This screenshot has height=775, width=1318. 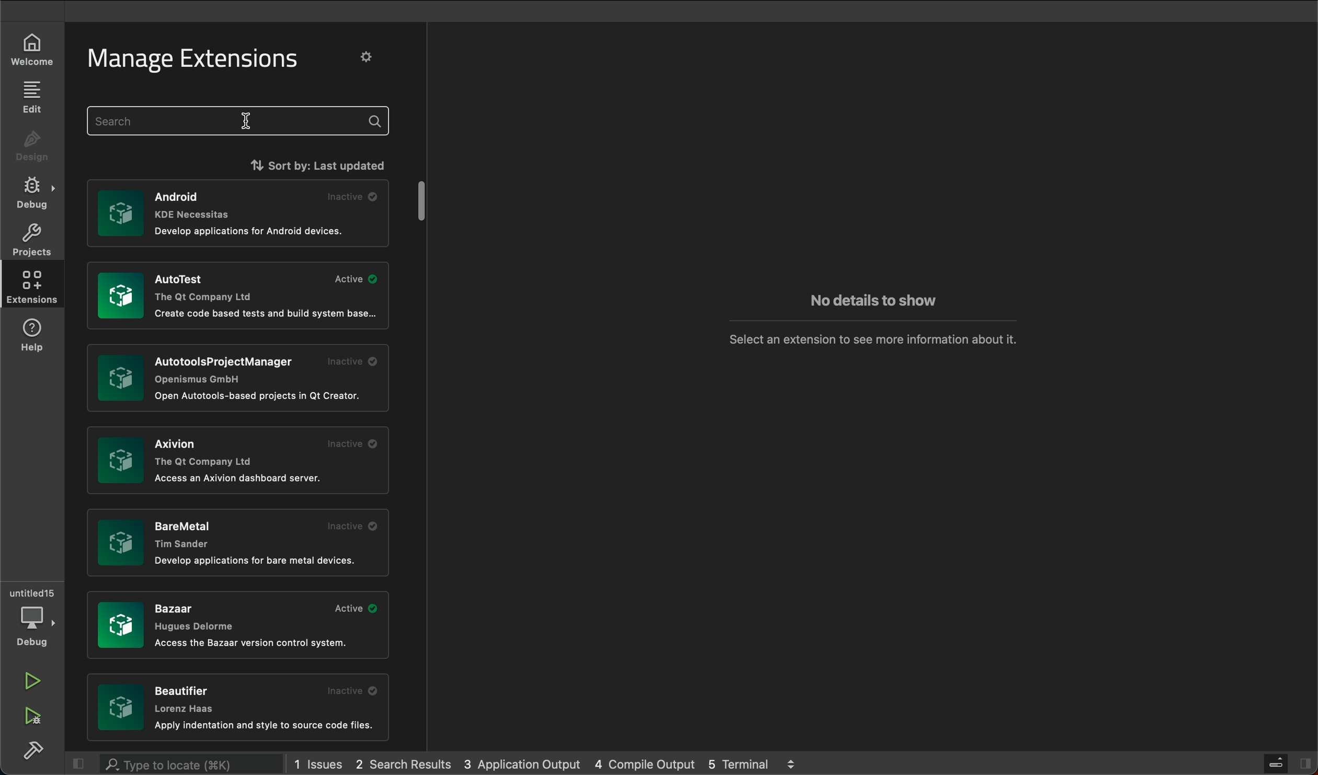 I want to click on build, so click(x=37, y=754).